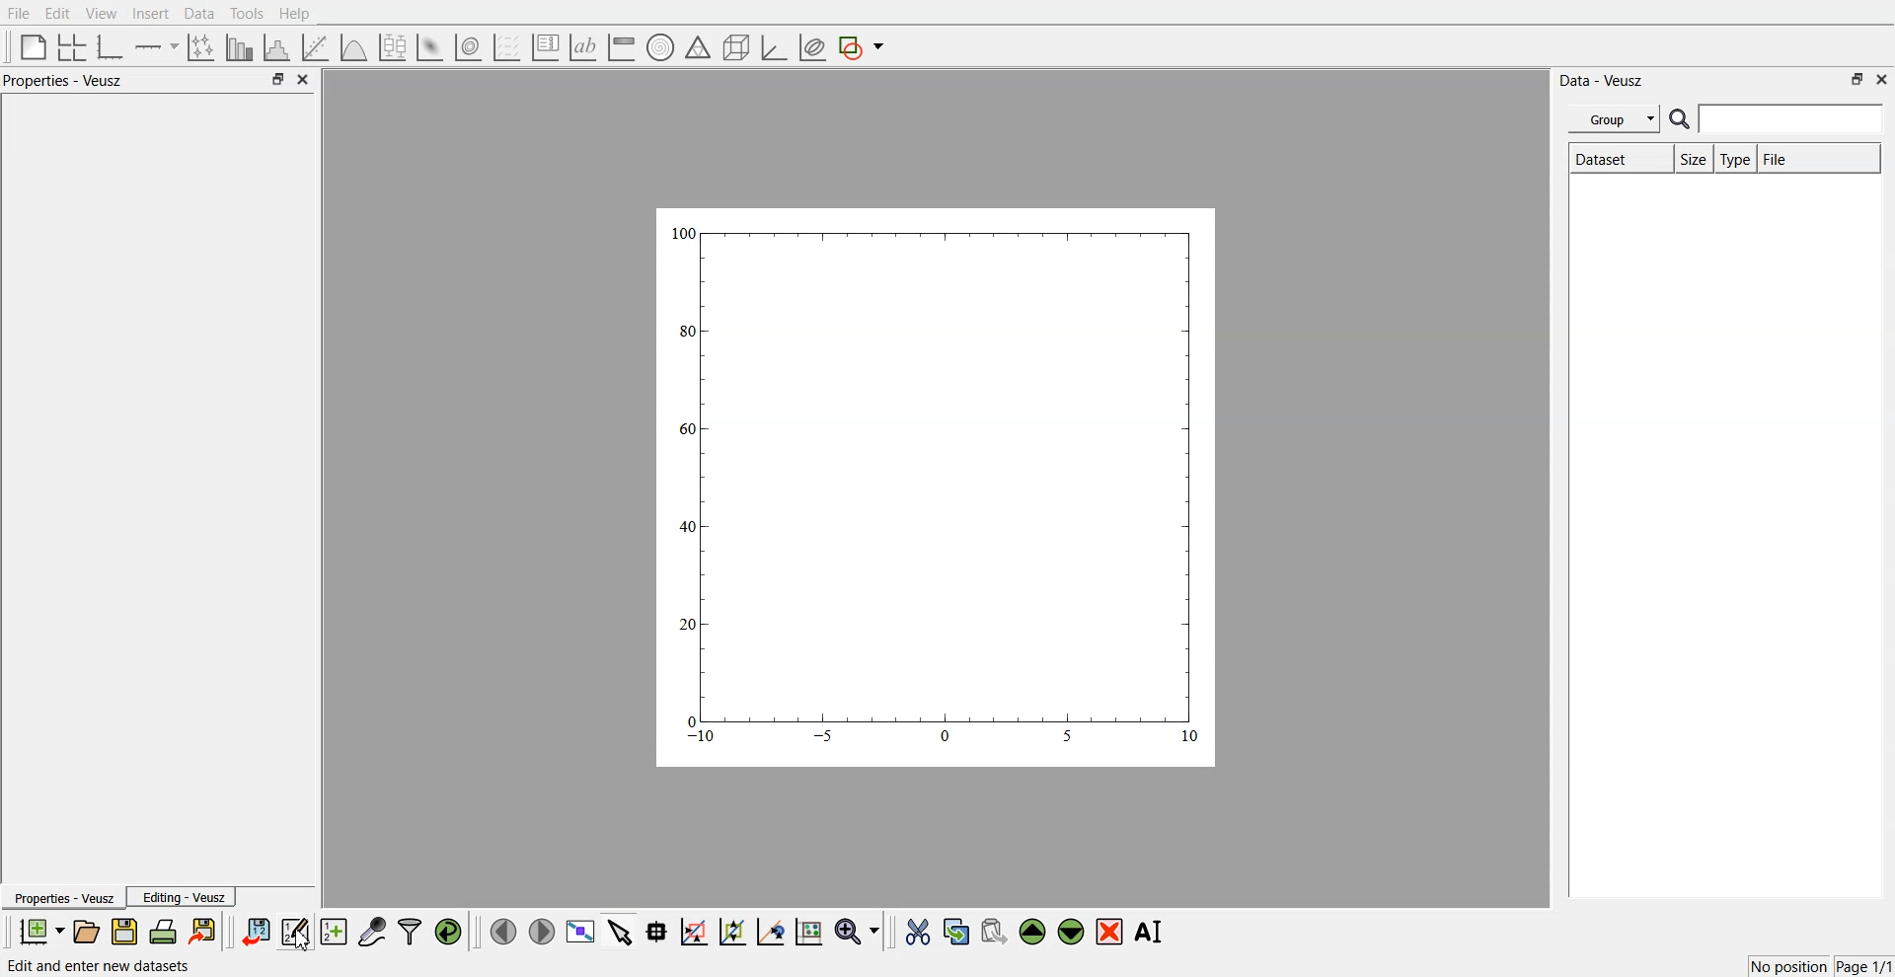 This screenshot has width=1895, height=977. What do you see at coordinates (656, 932) in the screenshot?
I see `read data points` at bounding box center [656, 932].